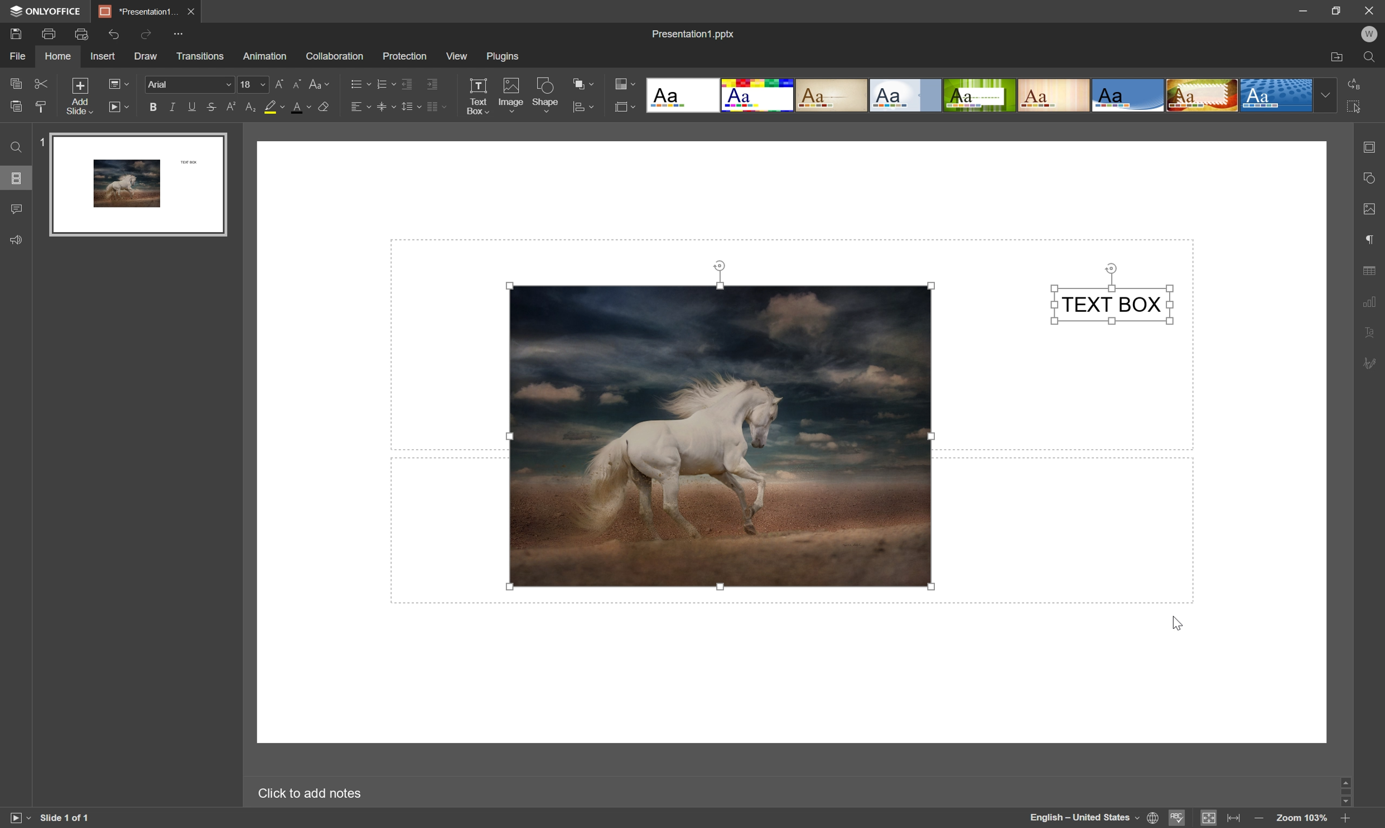 This screenshot has width=1385, height=828. I want to click on fit to slide, so click(1208, 819).